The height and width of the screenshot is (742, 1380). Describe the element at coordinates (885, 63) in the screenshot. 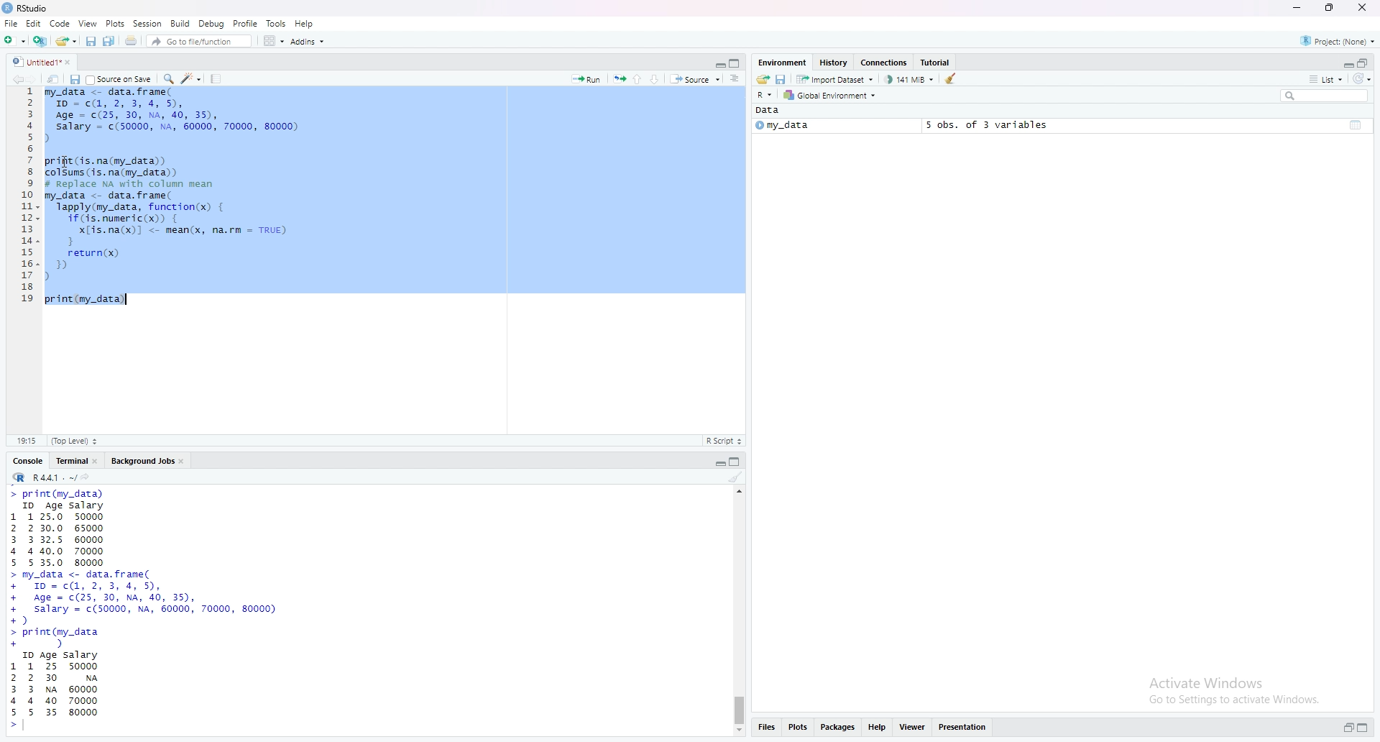

I see `connections` at that location.